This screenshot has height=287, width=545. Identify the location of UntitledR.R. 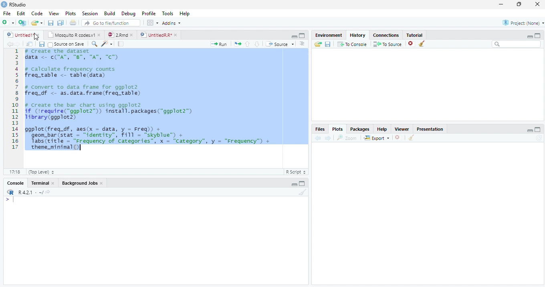
(159, 34).